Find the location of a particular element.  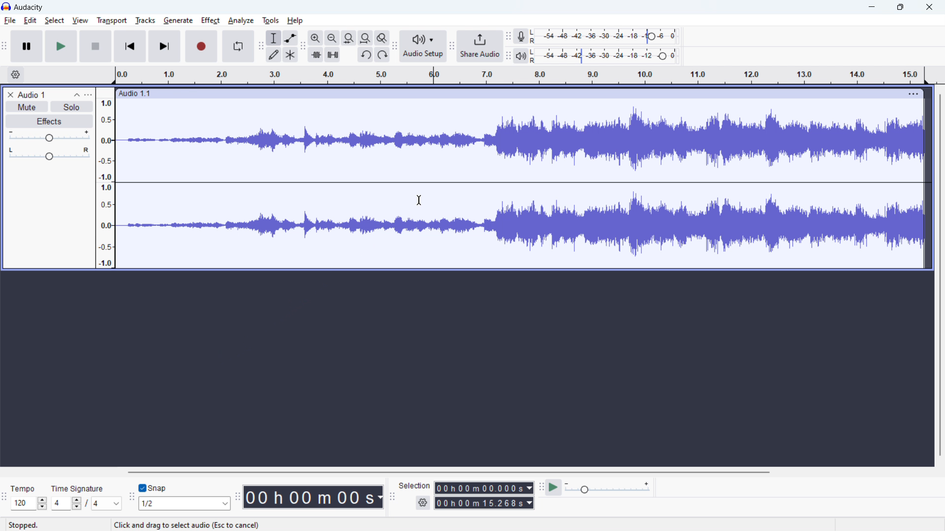

file is located at coordinates (9, 21).